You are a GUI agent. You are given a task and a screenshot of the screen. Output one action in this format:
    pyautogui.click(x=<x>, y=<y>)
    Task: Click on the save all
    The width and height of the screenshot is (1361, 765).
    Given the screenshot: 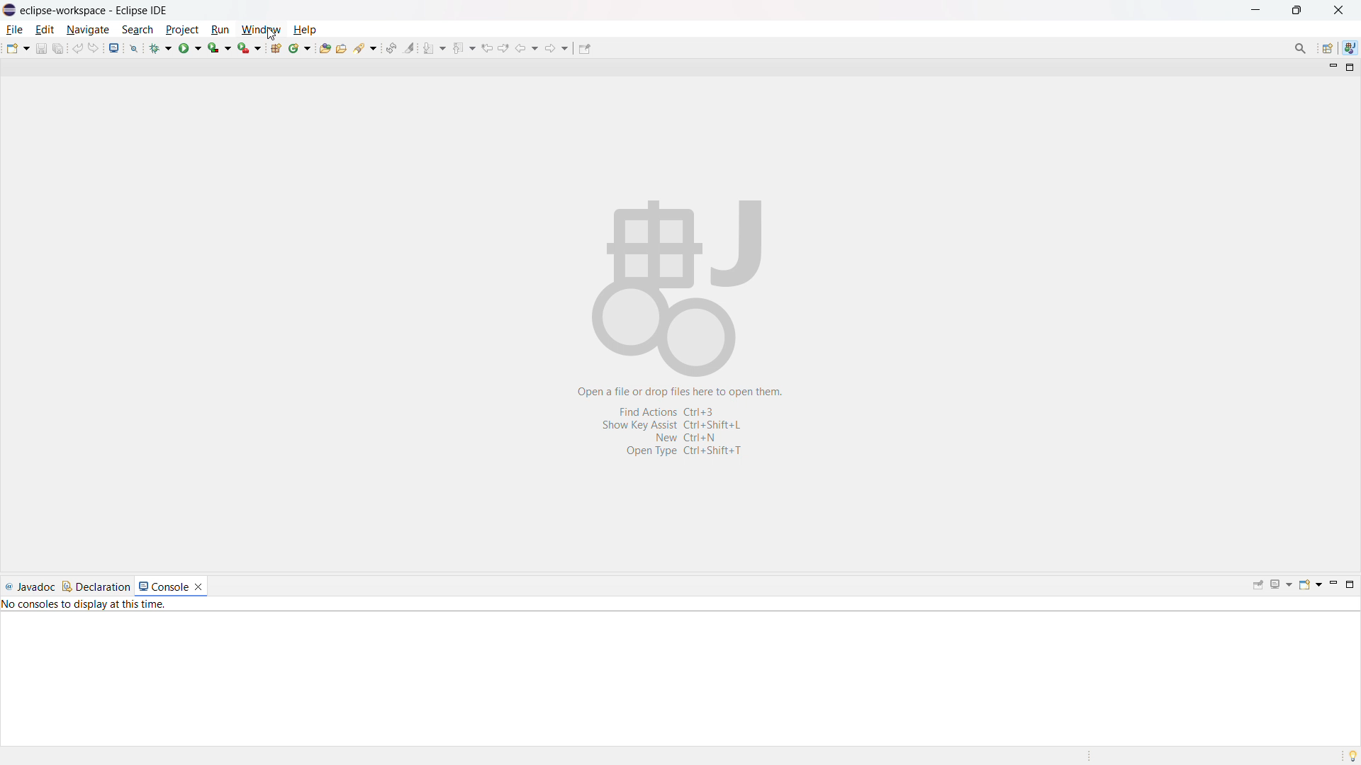 What is the action you would take?
    pyautogui.click(x=58, y=48)
    